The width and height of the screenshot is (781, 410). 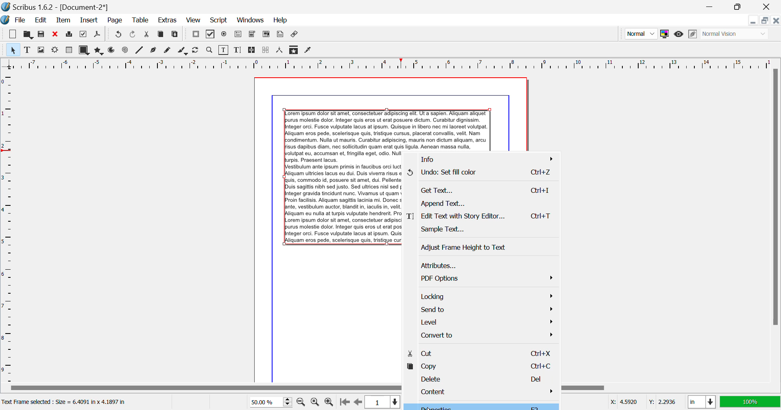 What do you see at coordinates (64, 20) in the screenshot?
I see `Item` at bounding box center [64, 20].